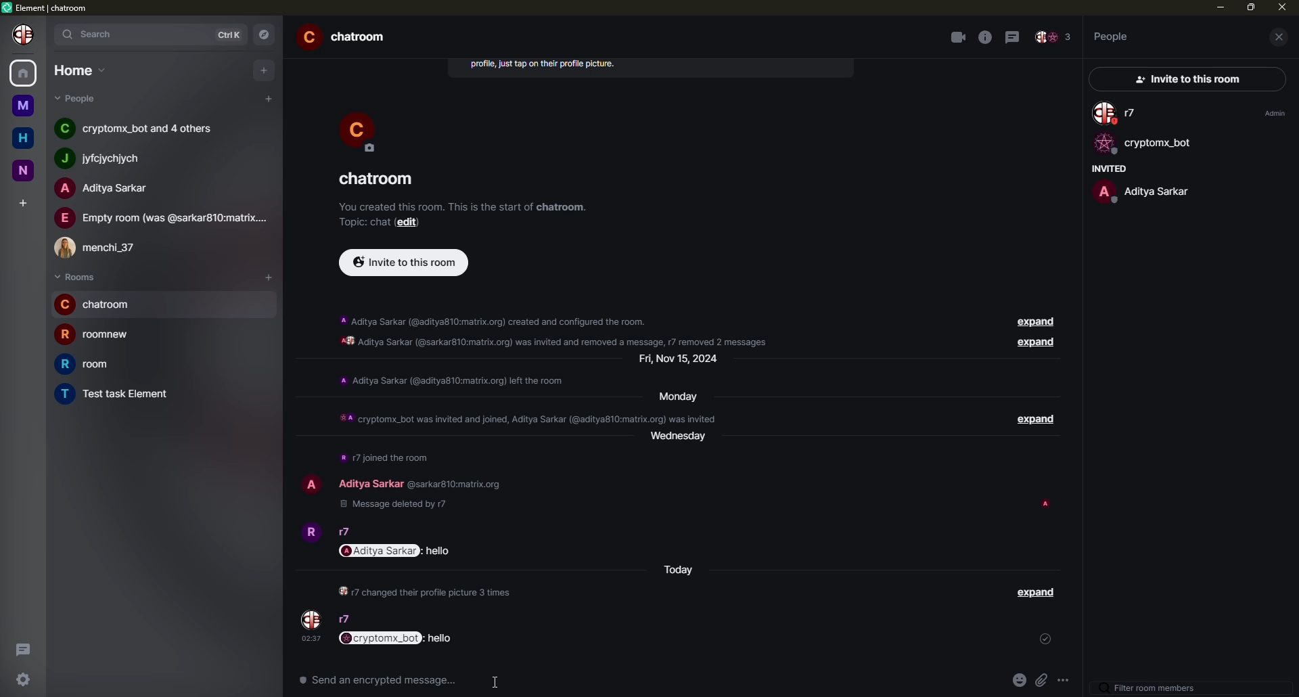  I want to click on hello, so click(427, 679).